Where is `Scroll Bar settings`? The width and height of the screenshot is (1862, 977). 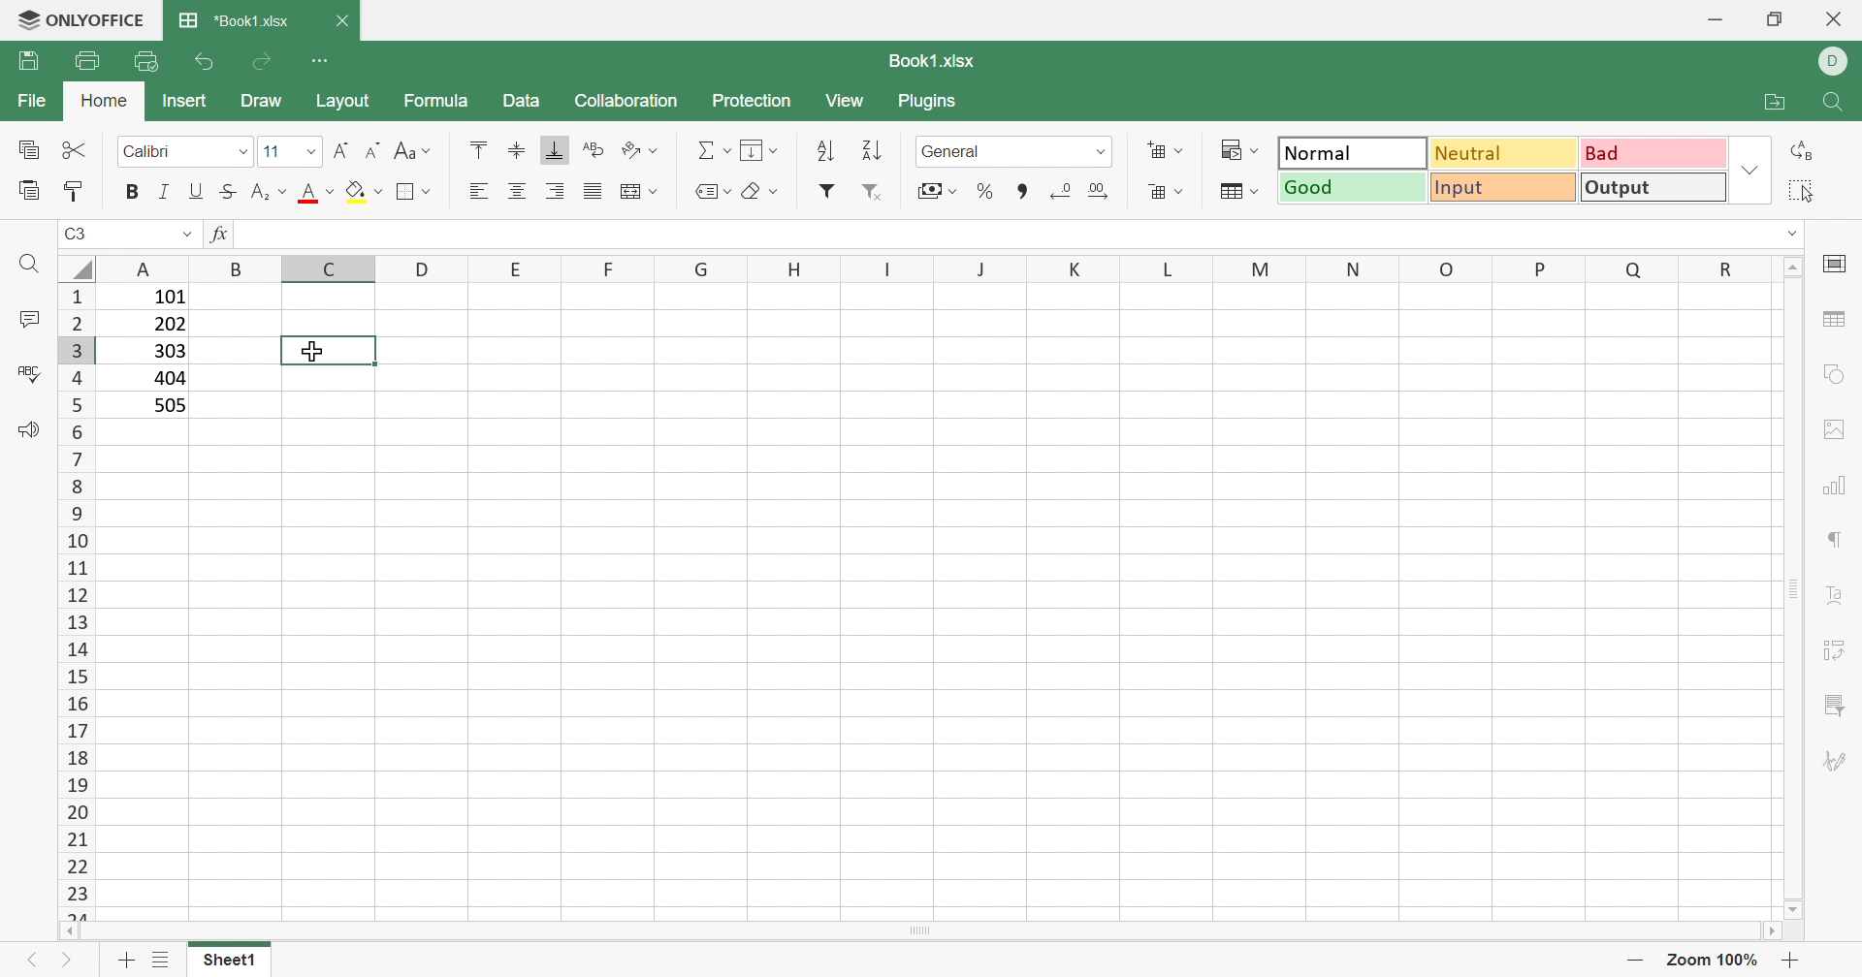 Scroll Bar settings is located at coordinates (1795, 586).